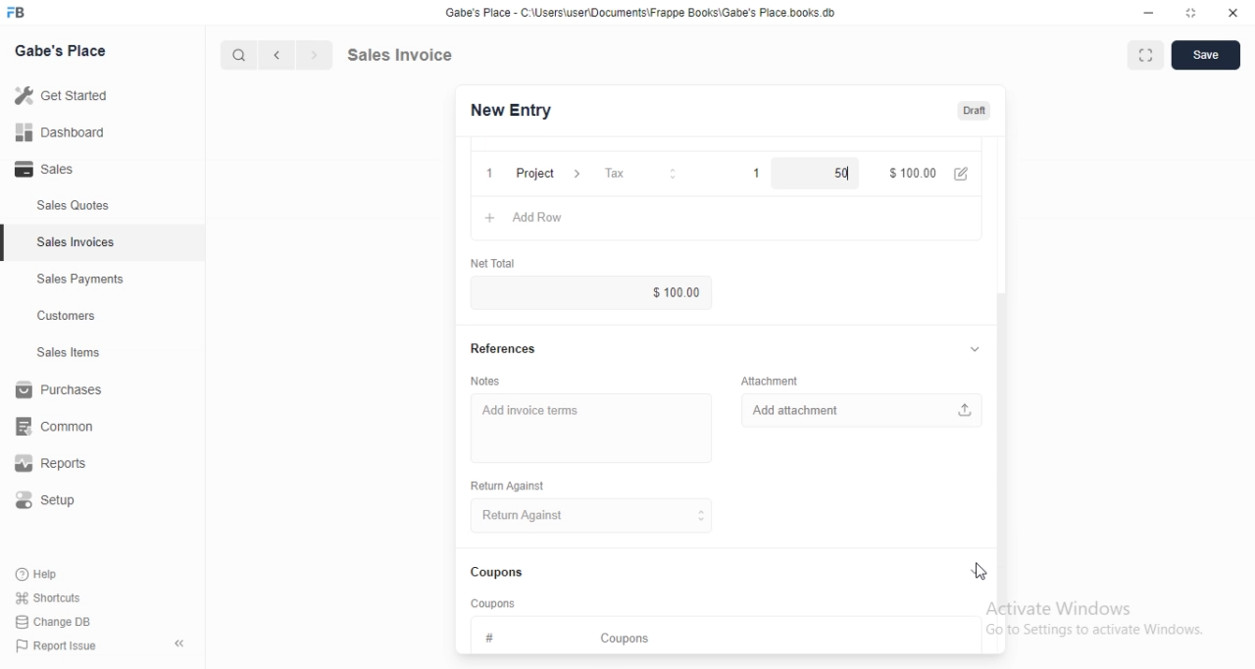 Image resolution: width=1255 pixels, height=669 pixels. Describe the element at coordinates (68, 138) in the screenshot. I see `all Dashboard` at that location.